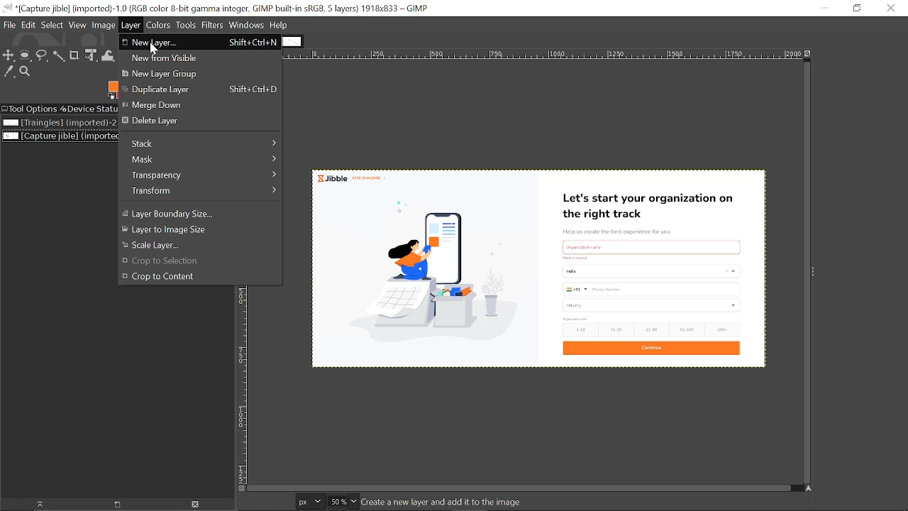 This screenshot has width=908, height=511. I want to click on Scale layer, so click(196, 244).